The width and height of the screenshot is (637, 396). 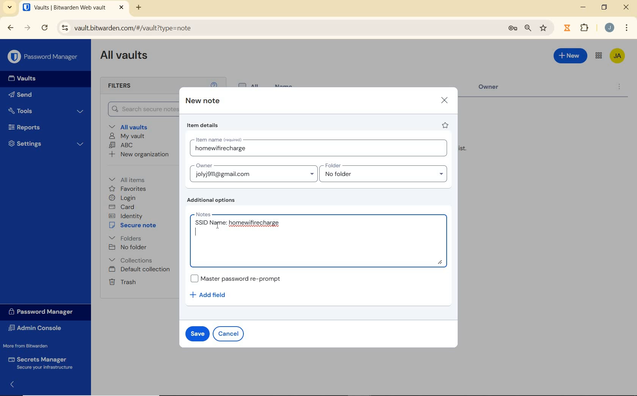 I want to click on Master password re-prompt, so click(x=240, y=278).